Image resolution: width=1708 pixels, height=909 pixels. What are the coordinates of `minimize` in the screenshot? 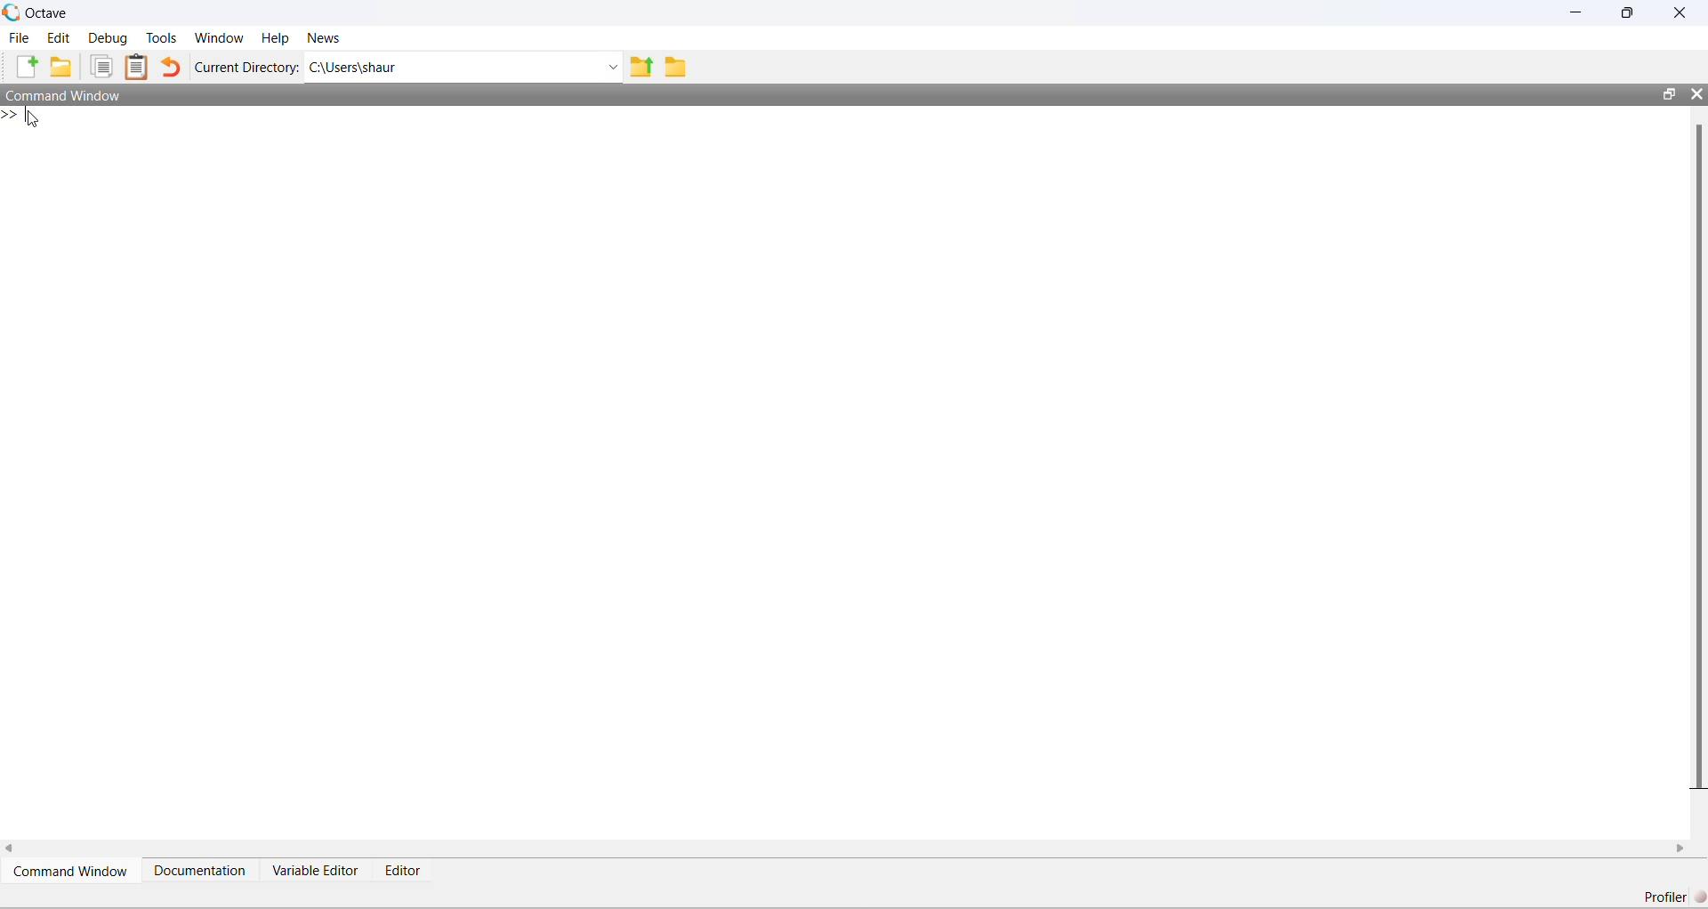 It's located at (1576, 12).